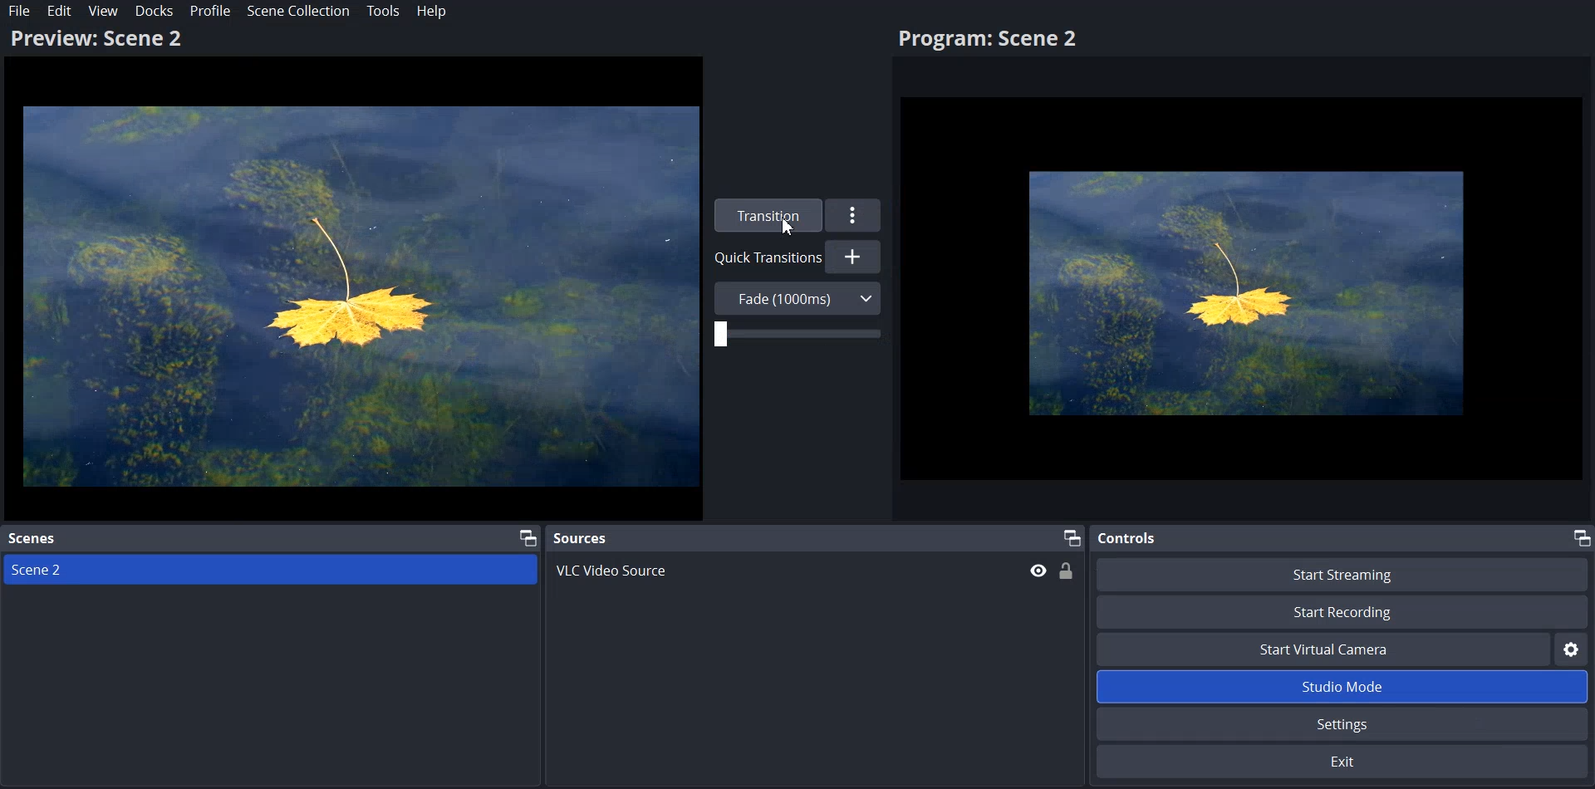 This screenshot has width=1595, height=789. Describe the element at coordinates (1342, 574) in the screenshot. I see `Start Streaming` at that location.